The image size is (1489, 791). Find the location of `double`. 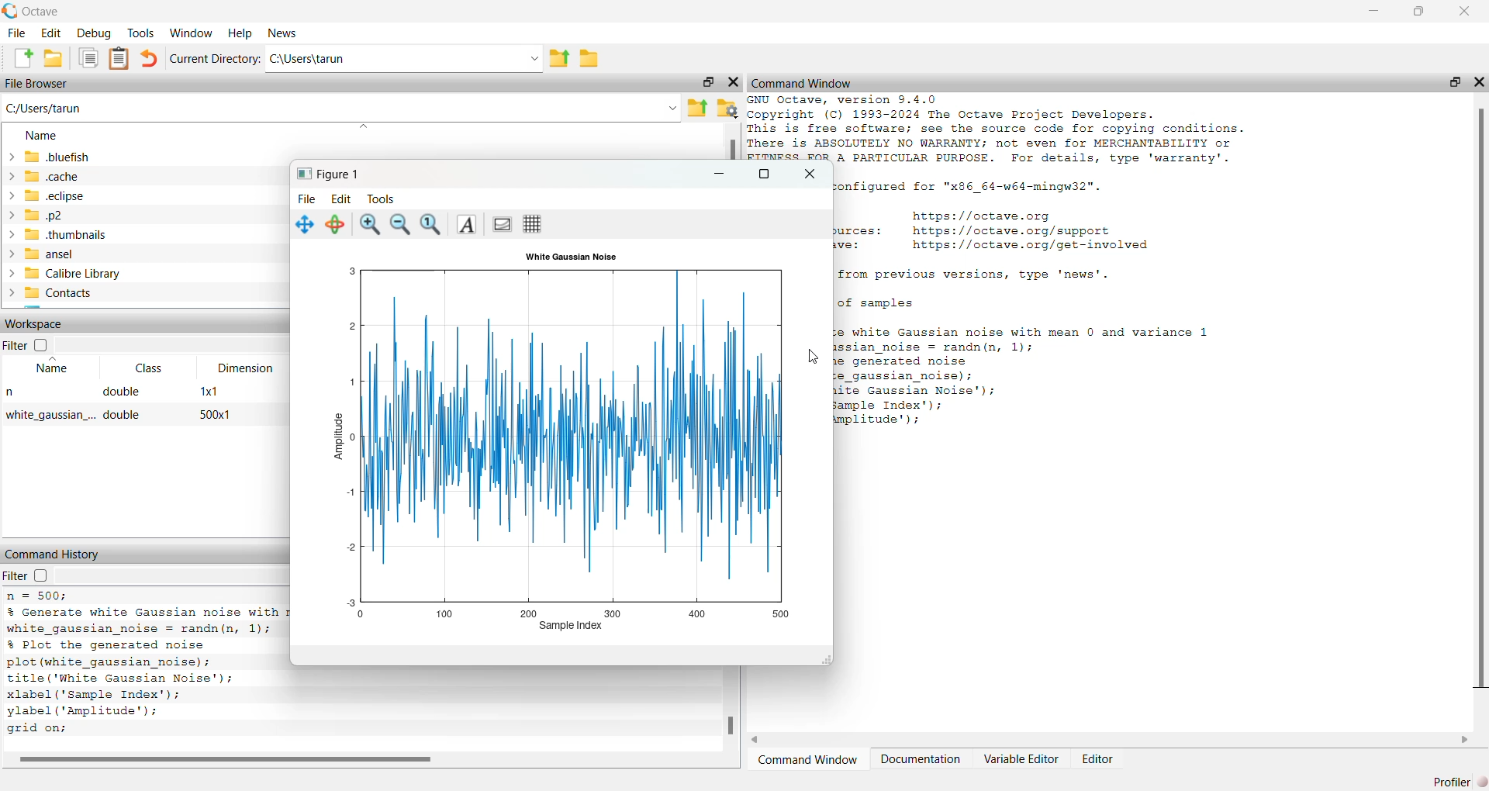

double is located at coordinates (127, 392).